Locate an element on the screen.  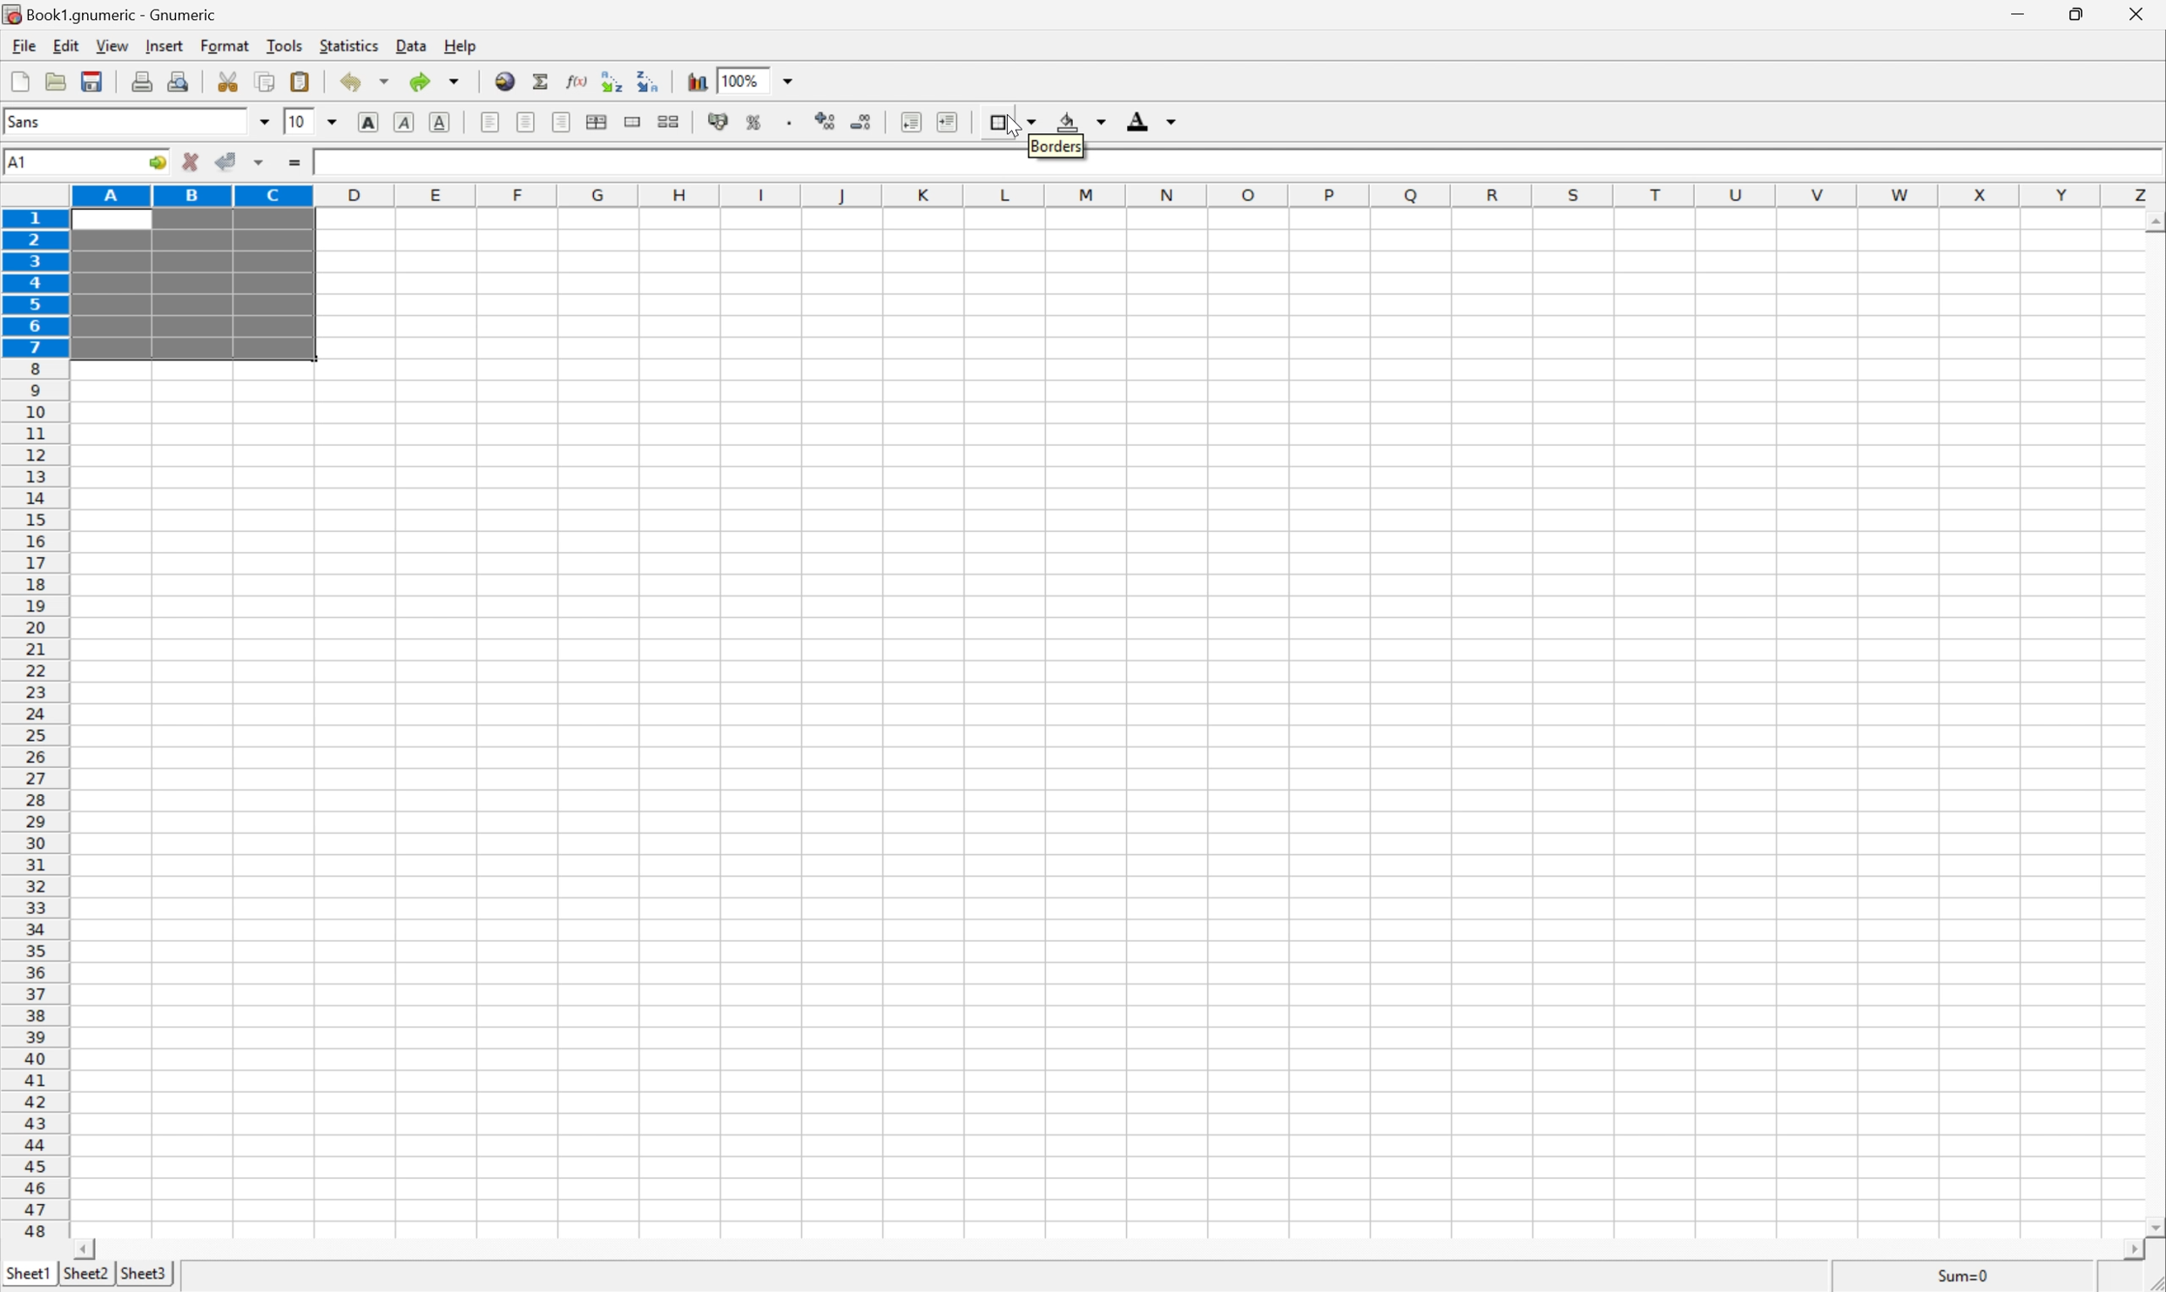
background color is located at coordinates (1083, 120).